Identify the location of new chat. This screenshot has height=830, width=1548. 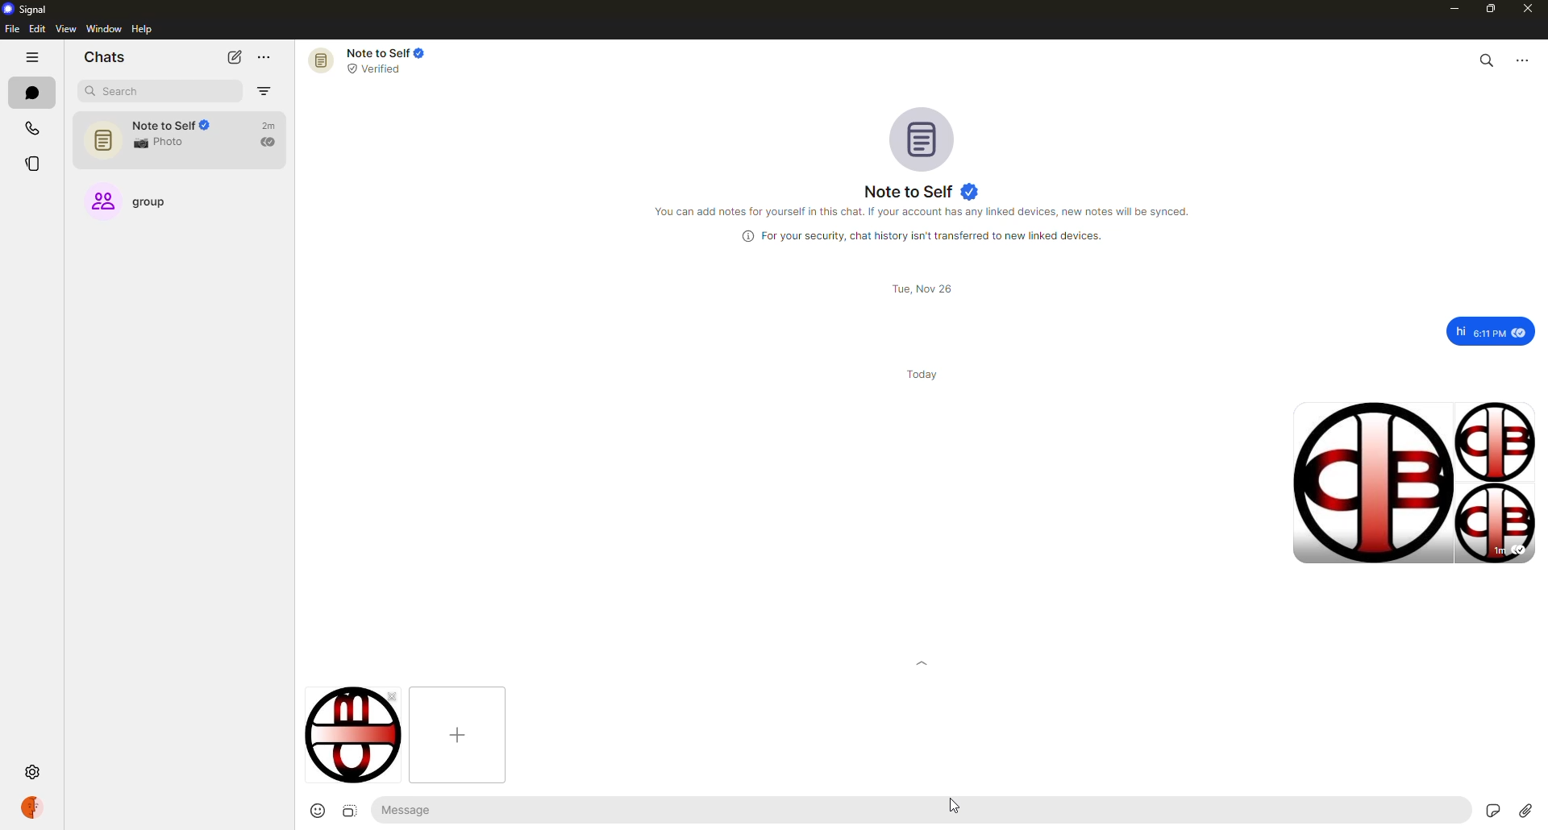
(235, 56).